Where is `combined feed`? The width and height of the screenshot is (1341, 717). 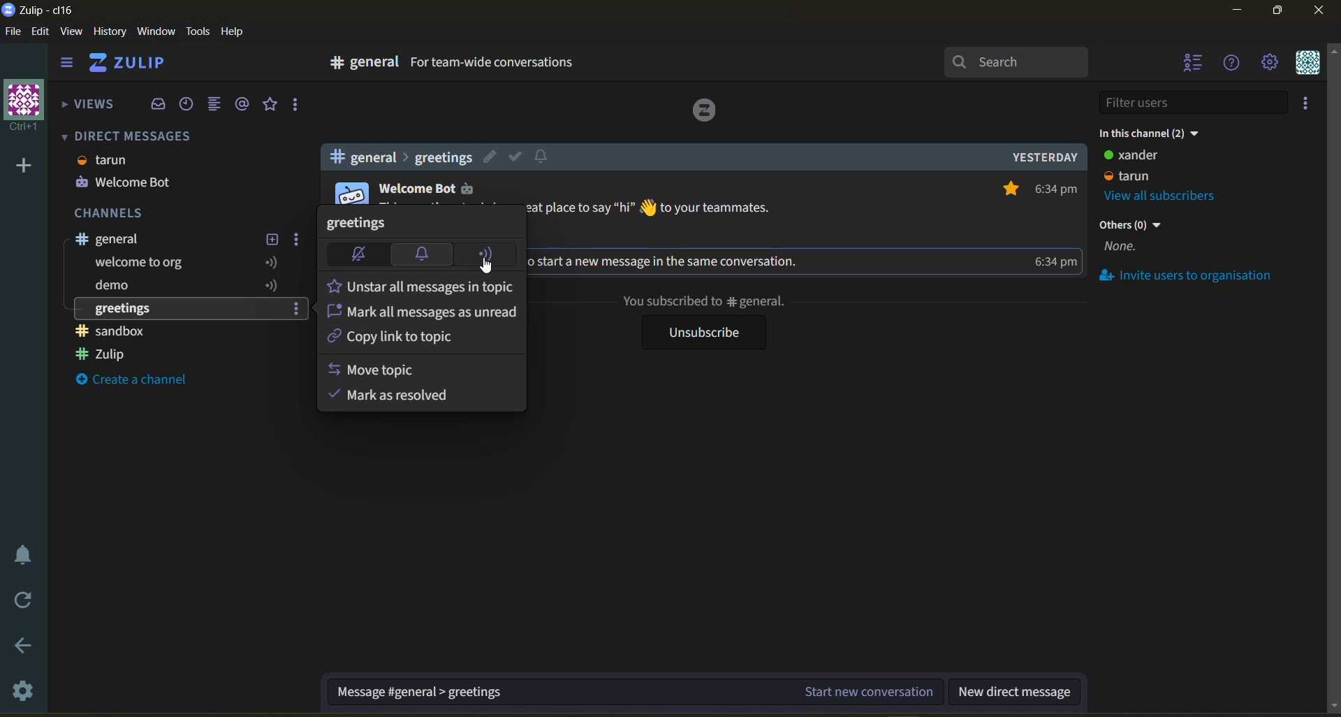 combined feed is located at coordinates (214, 104).